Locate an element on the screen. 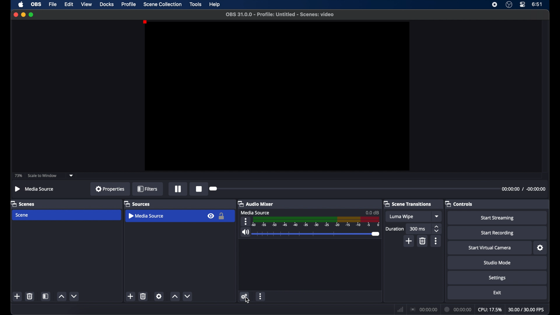  maximize is located at coordinates (32, 15).